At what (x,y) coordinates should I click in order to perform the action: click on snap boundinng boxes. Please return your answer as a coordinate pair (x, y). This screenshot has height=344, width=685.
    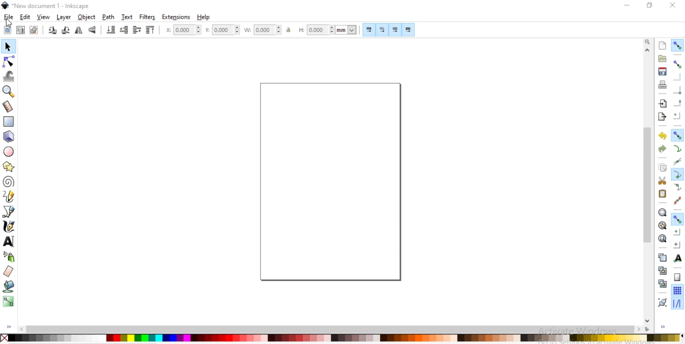
    Looking at the image, I should click on (677, 65).